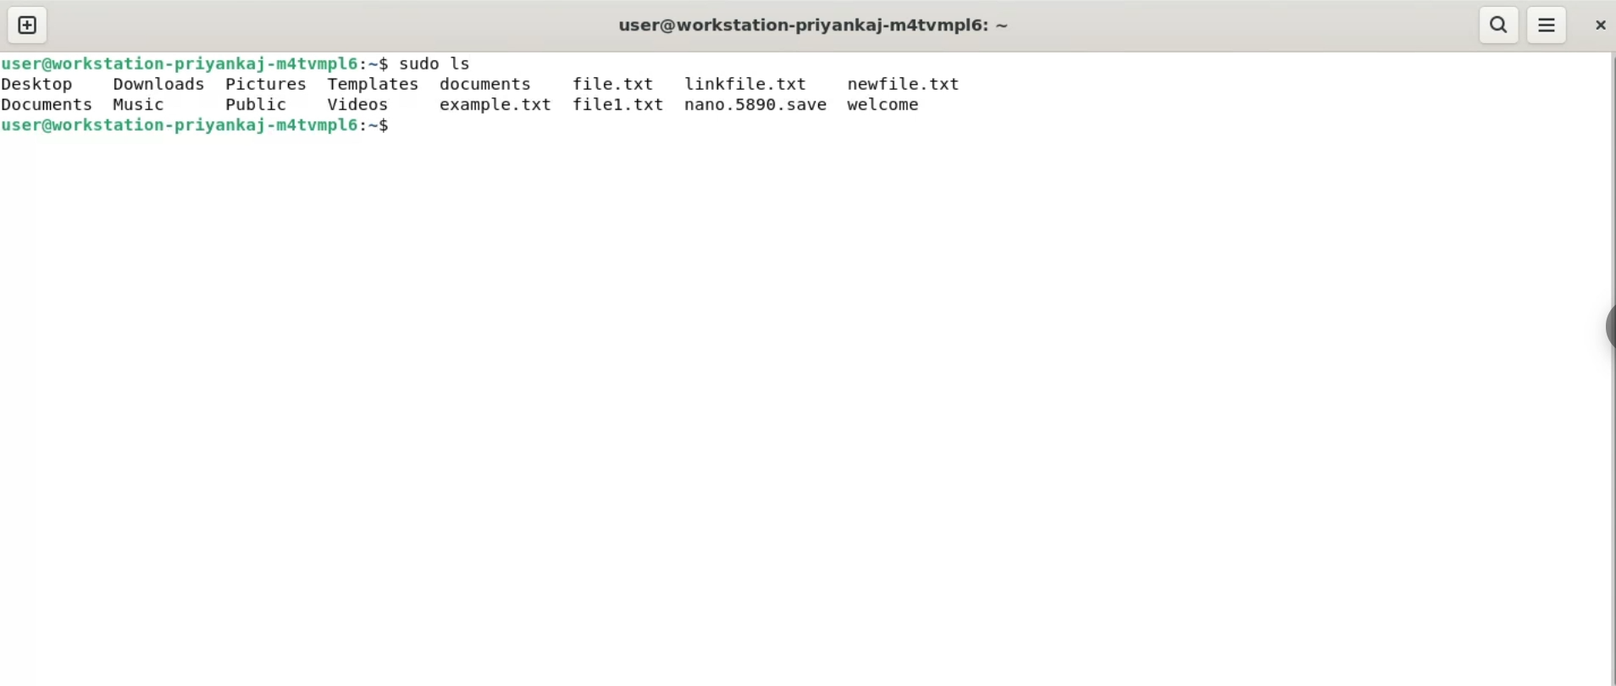  Describe the element at coordinates (441, 64) in the screenshot. I see `command` at that location.